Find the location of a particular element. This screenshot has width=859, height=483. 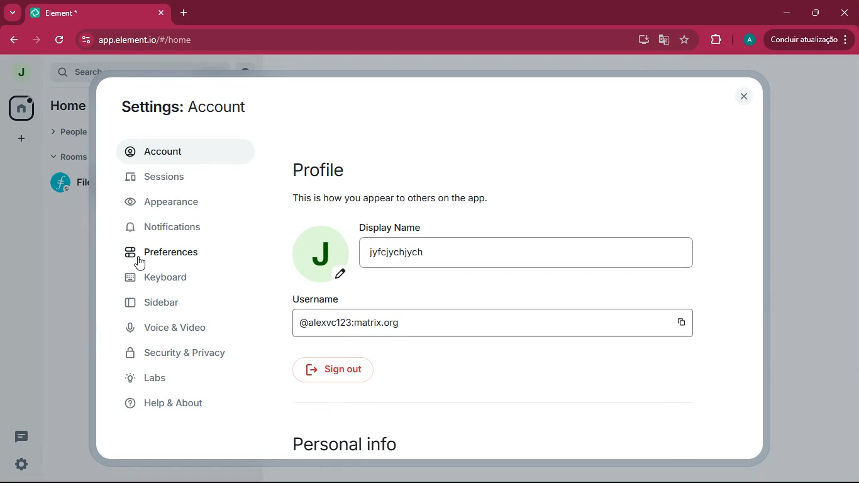

more is located at coordinates (12, 13).